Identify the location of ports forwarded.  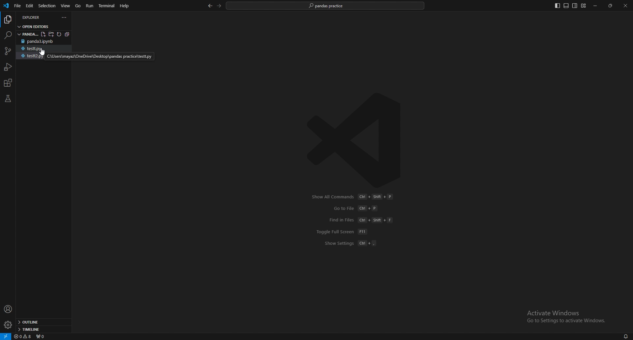
(40, 336).